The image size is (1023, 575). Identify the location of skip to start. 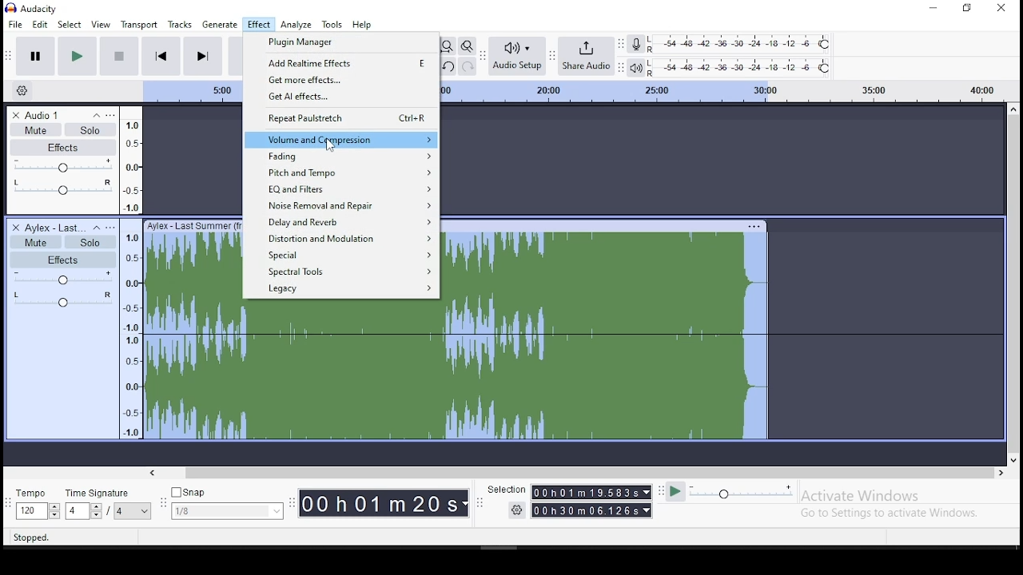
(161, 55).